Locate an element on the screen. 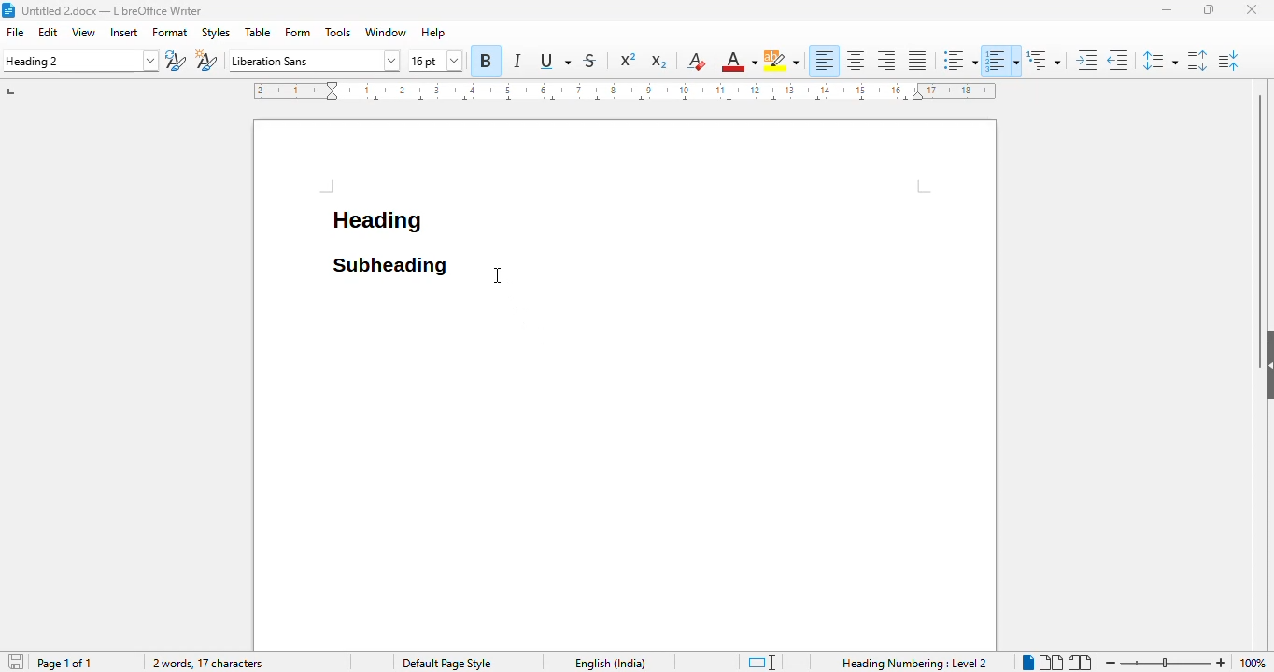 This screenshot has height=672, width=1274. format is located at coordinates (170, 33).